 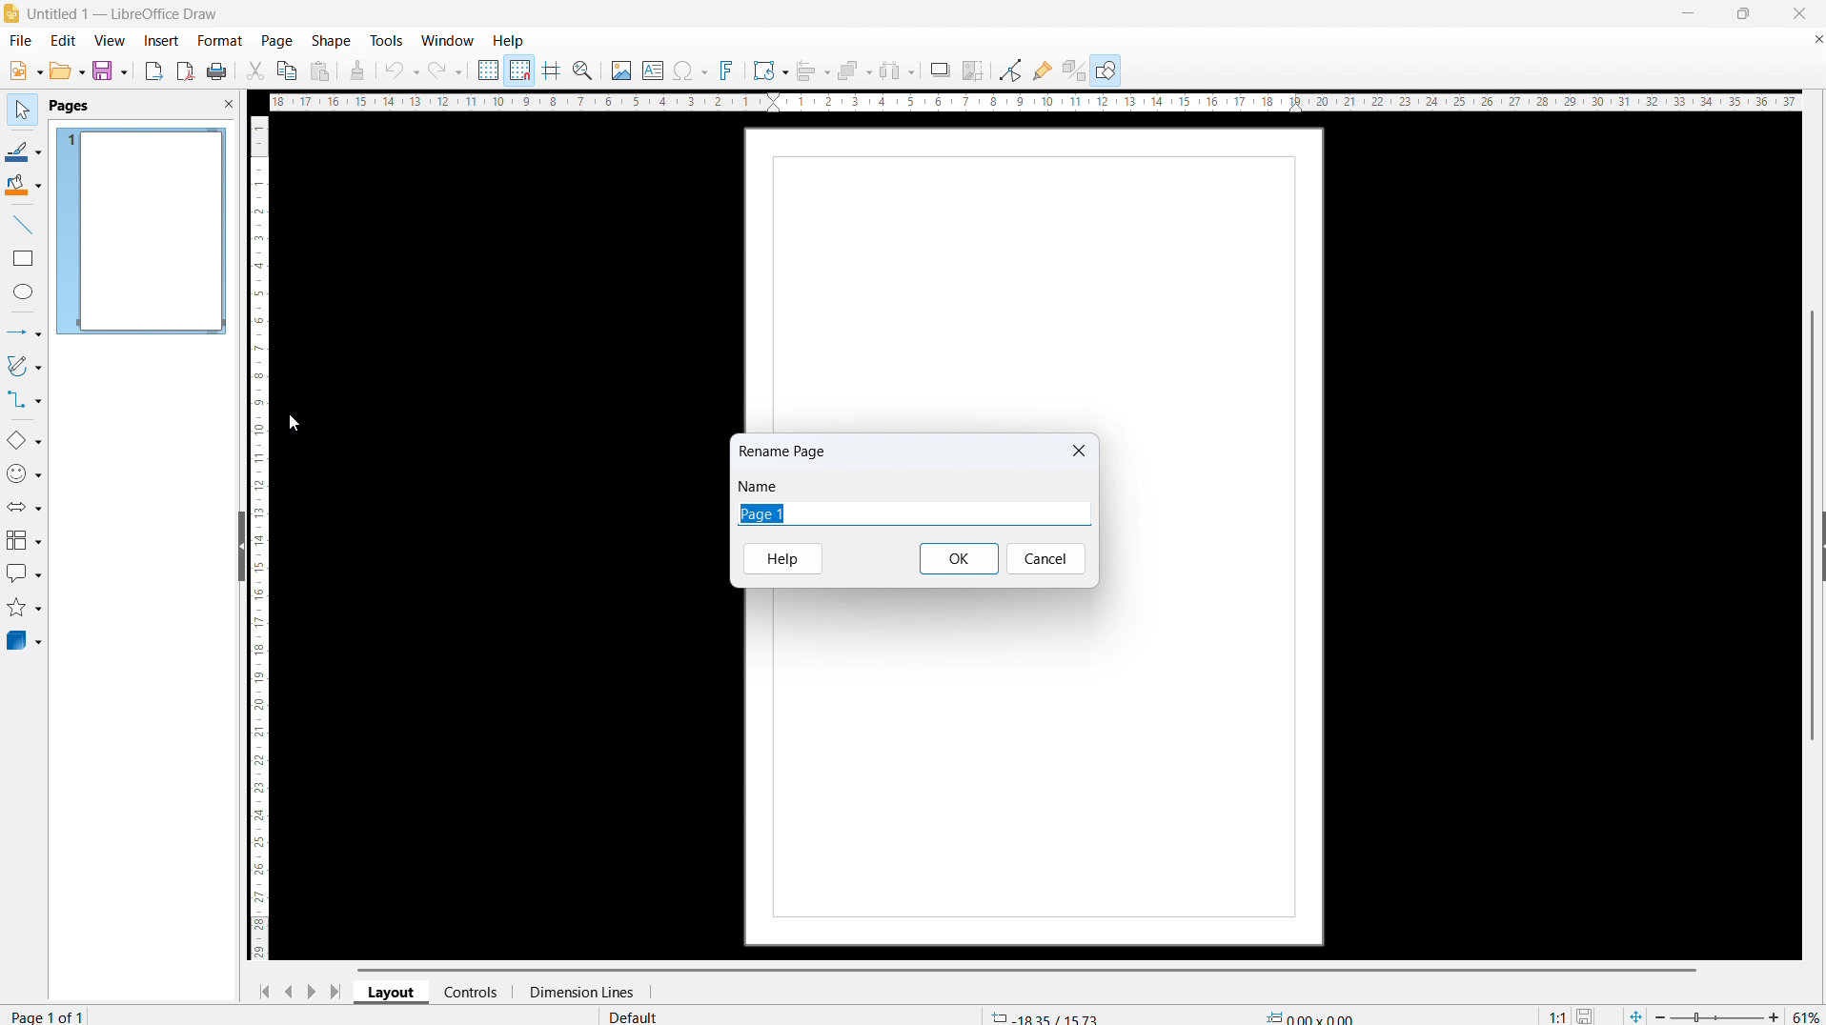 What do you see at coordinates (25, 610) in the screenshot?
I see `stars and banners` at bounding box center [25, 610].